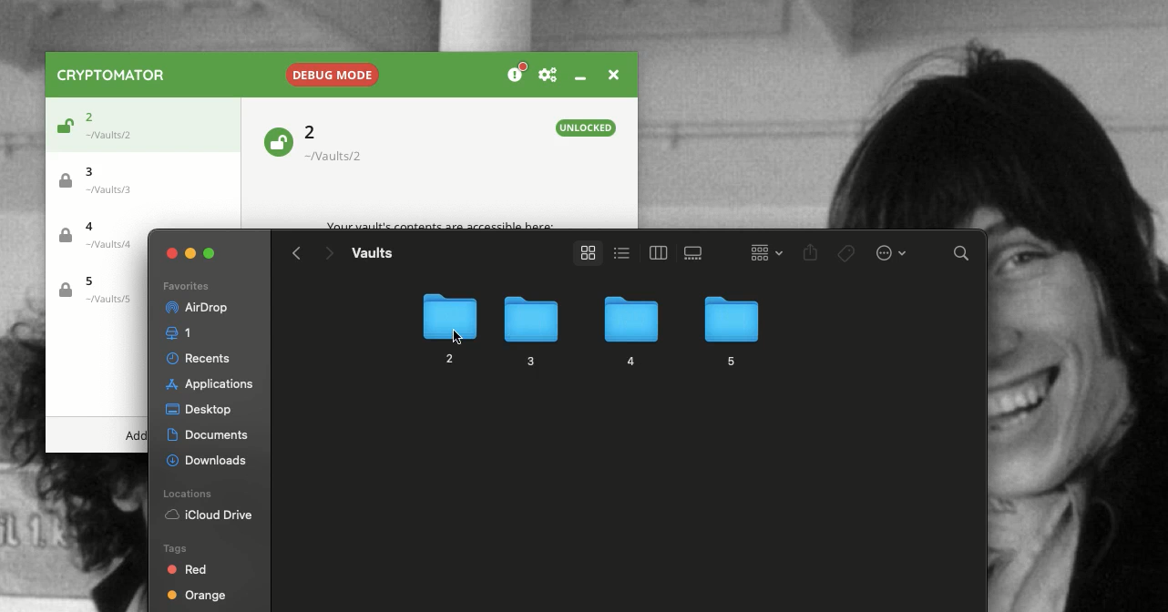 Image resolution: width=1168 pixels, height=612 pixels. I want to click on Preferences, so click(548, 76).